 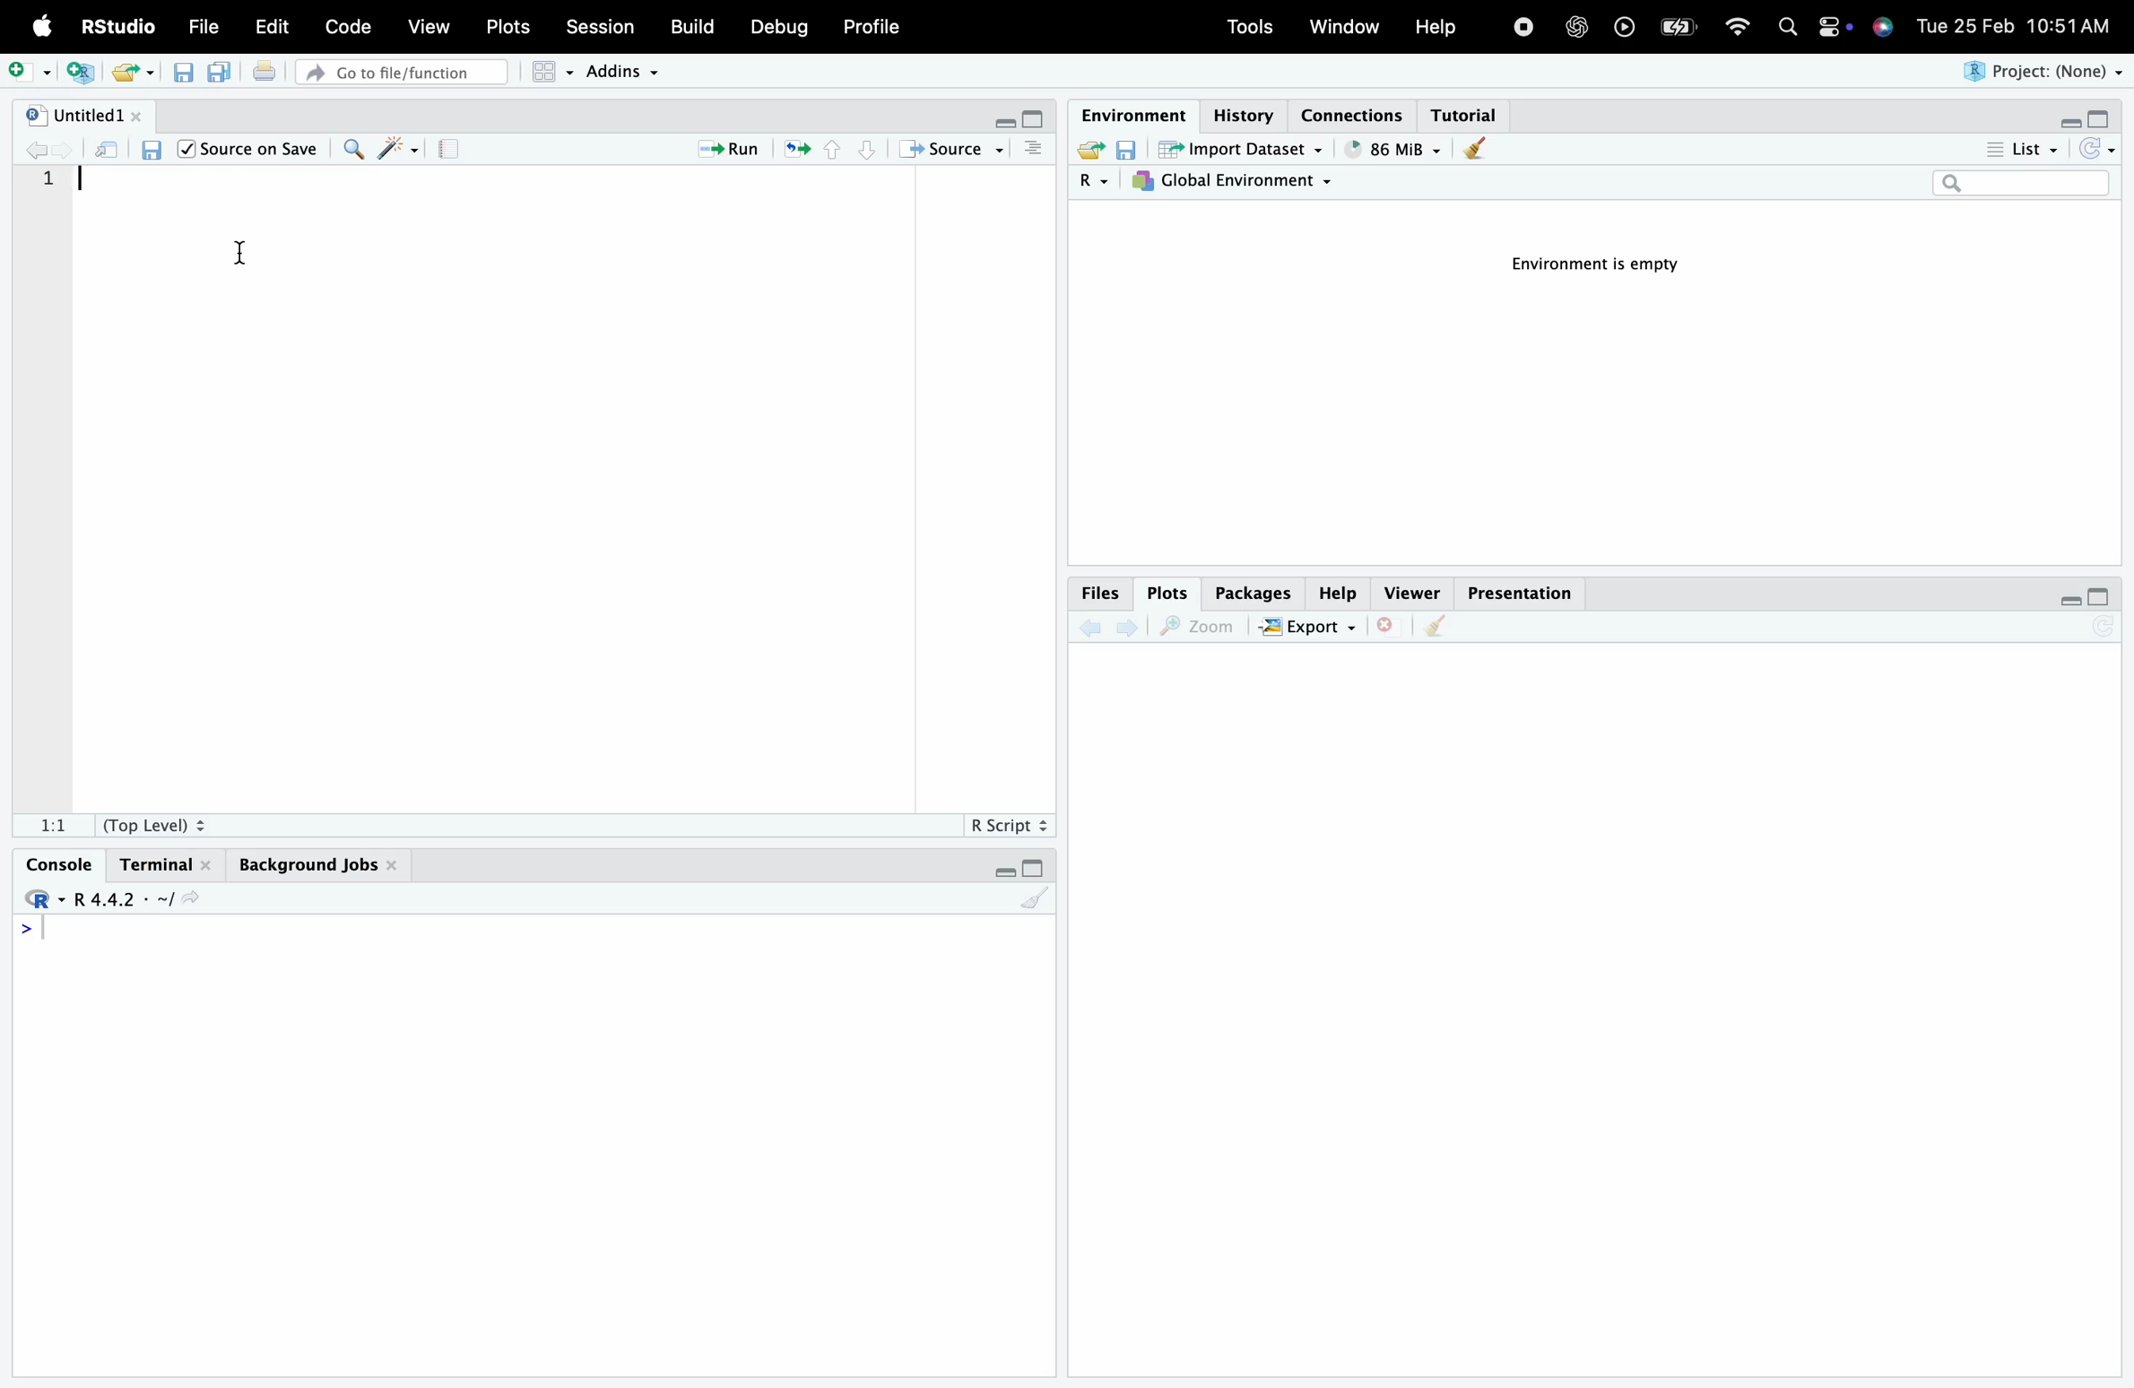 I want to click on add script, so click(x=28, y=67).